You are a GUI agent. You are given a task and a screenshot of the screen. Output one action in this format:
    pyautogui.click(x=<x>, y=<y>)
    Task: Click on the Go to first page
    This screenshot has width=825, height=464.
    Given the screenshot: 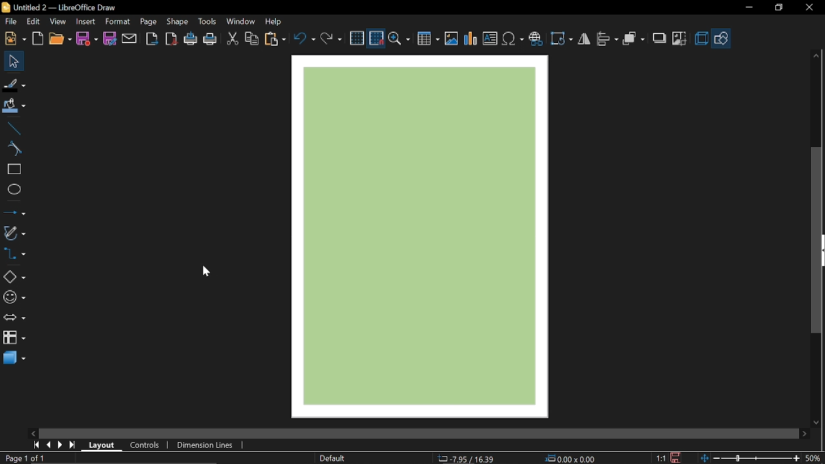 What is the action you would take?
    pyautogui.click(x=37, y=445)
    